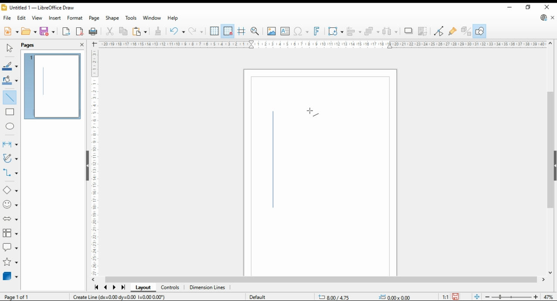 This screenshot has width=557, height=301. What do you see at coordinates (11, 205) in the screenshot?
I see `symbol shapes` at bounding box center [11, 205].